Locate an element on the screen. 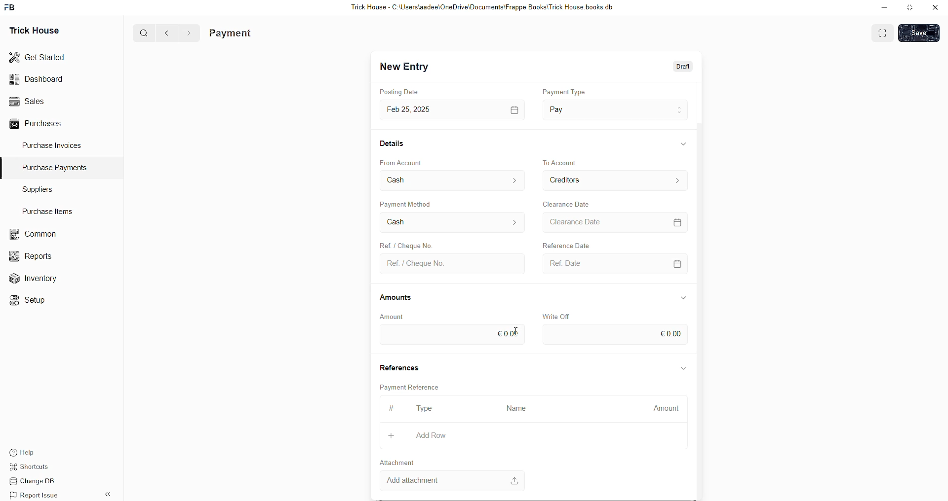  minimise down is located at coordinates (883, 7).